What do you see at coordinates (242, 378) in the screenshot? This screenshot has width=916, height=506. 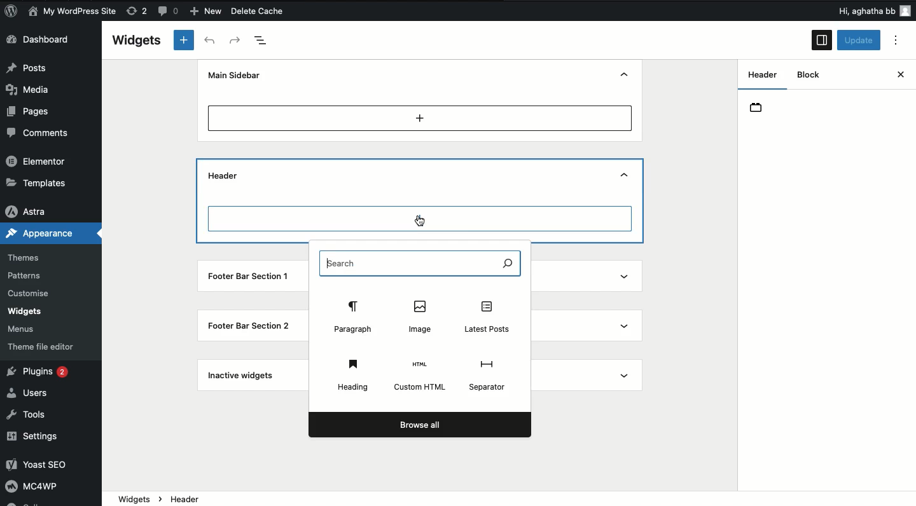 I see `Inactive widgets` at bounding box center [242, 378].